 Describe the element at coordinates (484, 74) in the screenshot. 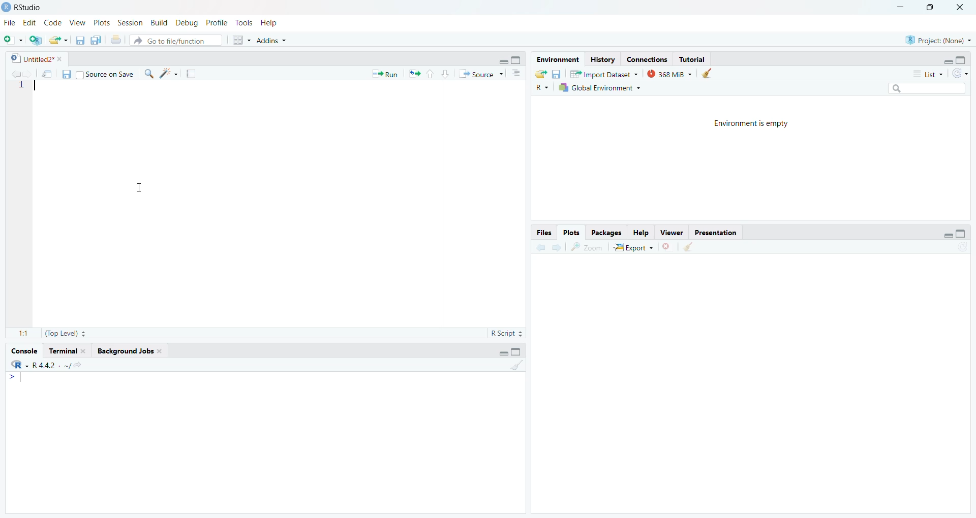

I see `“* Source ~` at that location.